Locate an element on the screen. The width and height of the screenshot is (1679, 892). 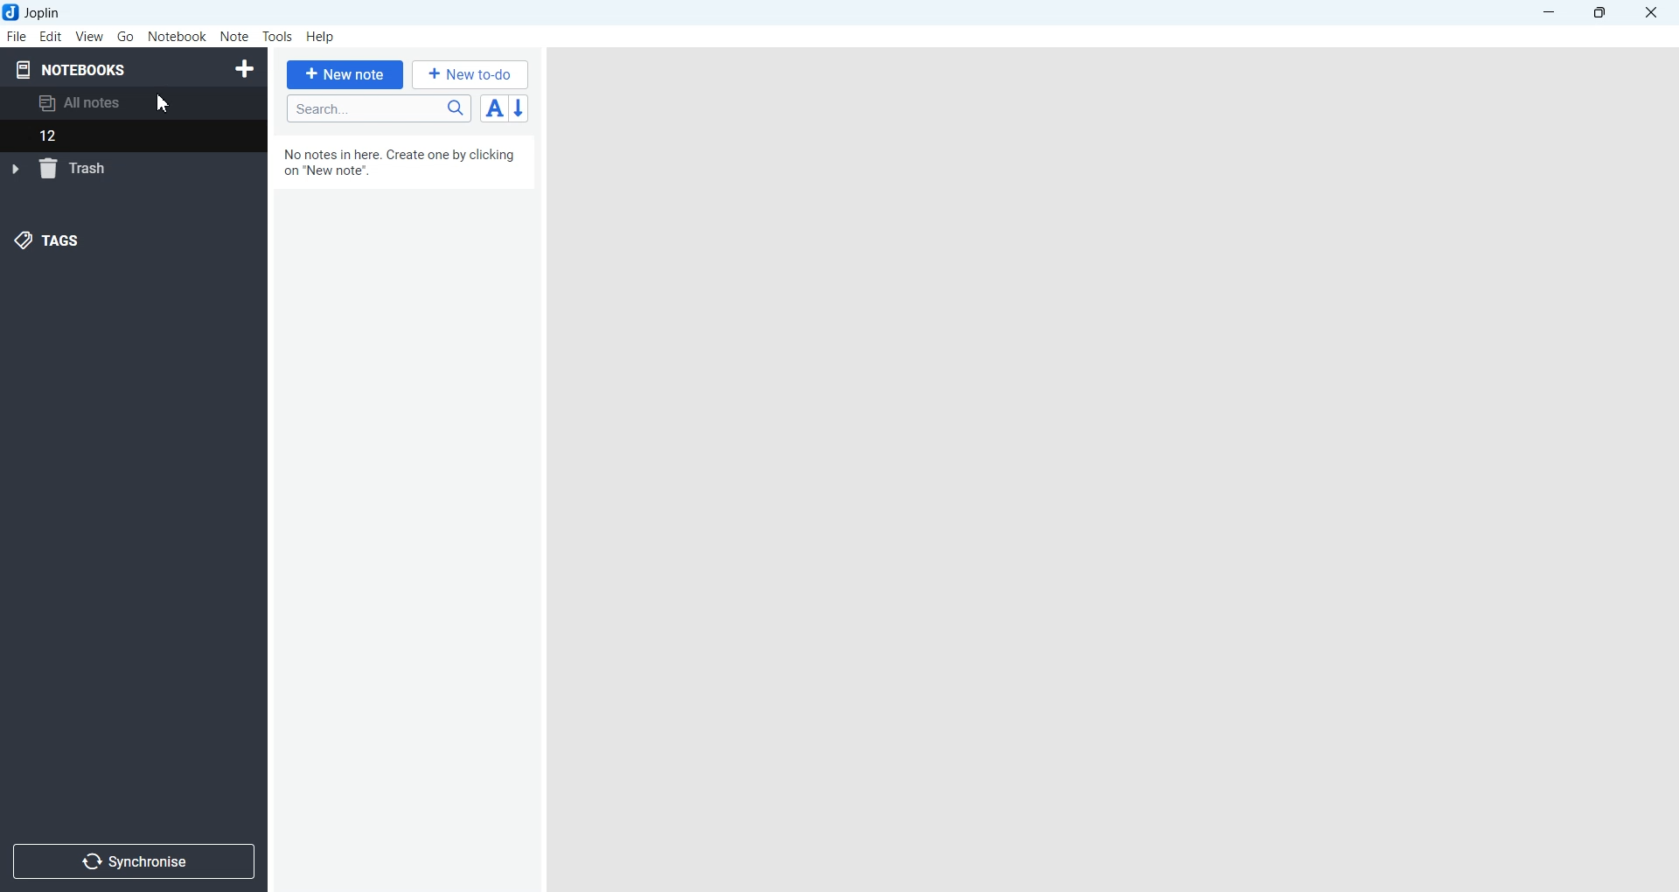
Search bar is located at coordinates (379, 108).